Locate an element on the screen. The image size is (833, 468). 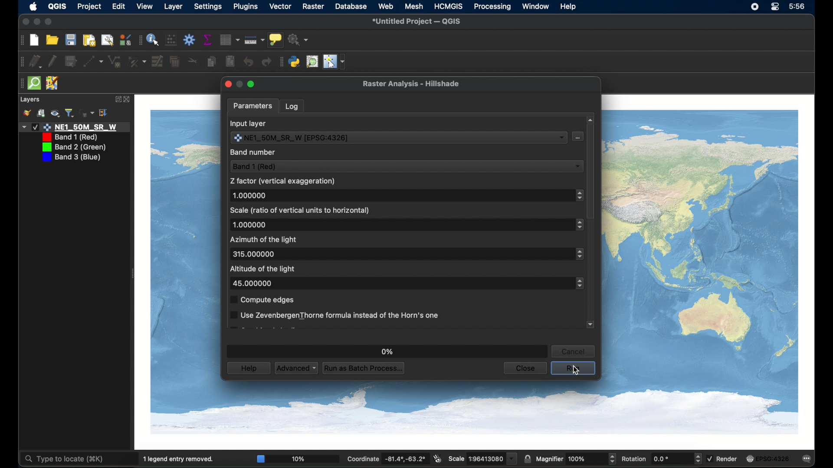
vector is located at coordinates (280, 6).